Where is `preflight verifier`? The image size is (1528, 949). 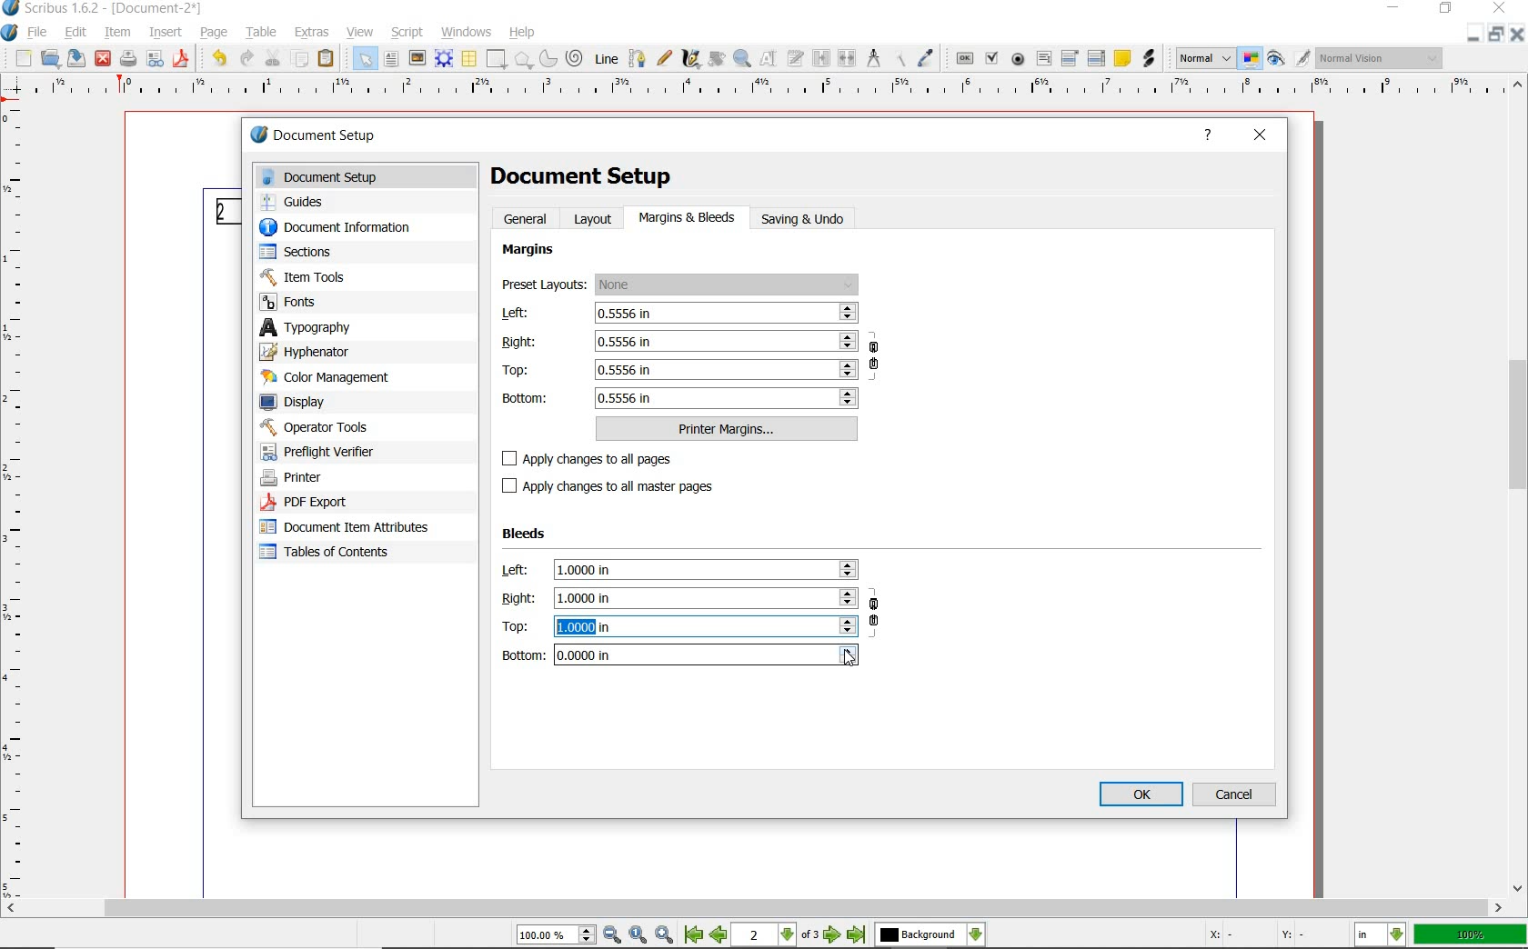 preflight verifier is located at coordinates (156, 59).